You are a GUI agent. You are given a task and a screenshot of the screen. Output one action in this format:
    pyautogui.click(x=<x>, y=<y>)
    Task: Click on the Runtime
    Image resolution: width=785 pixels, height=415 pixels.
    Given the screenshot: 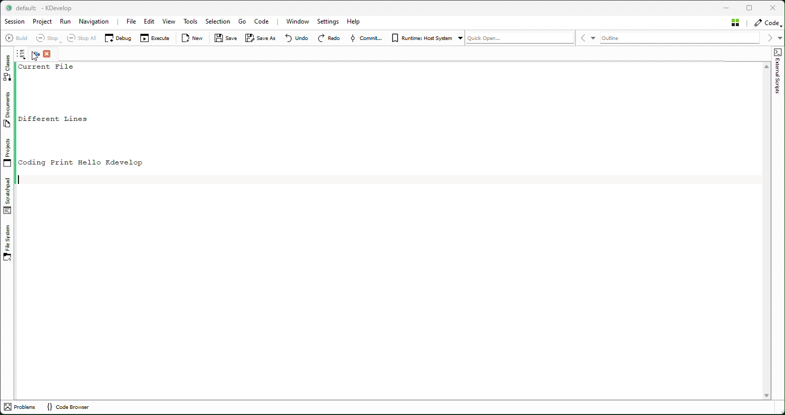 What is the action you would take?
    pyautogui.click(x=426, y=38)
    